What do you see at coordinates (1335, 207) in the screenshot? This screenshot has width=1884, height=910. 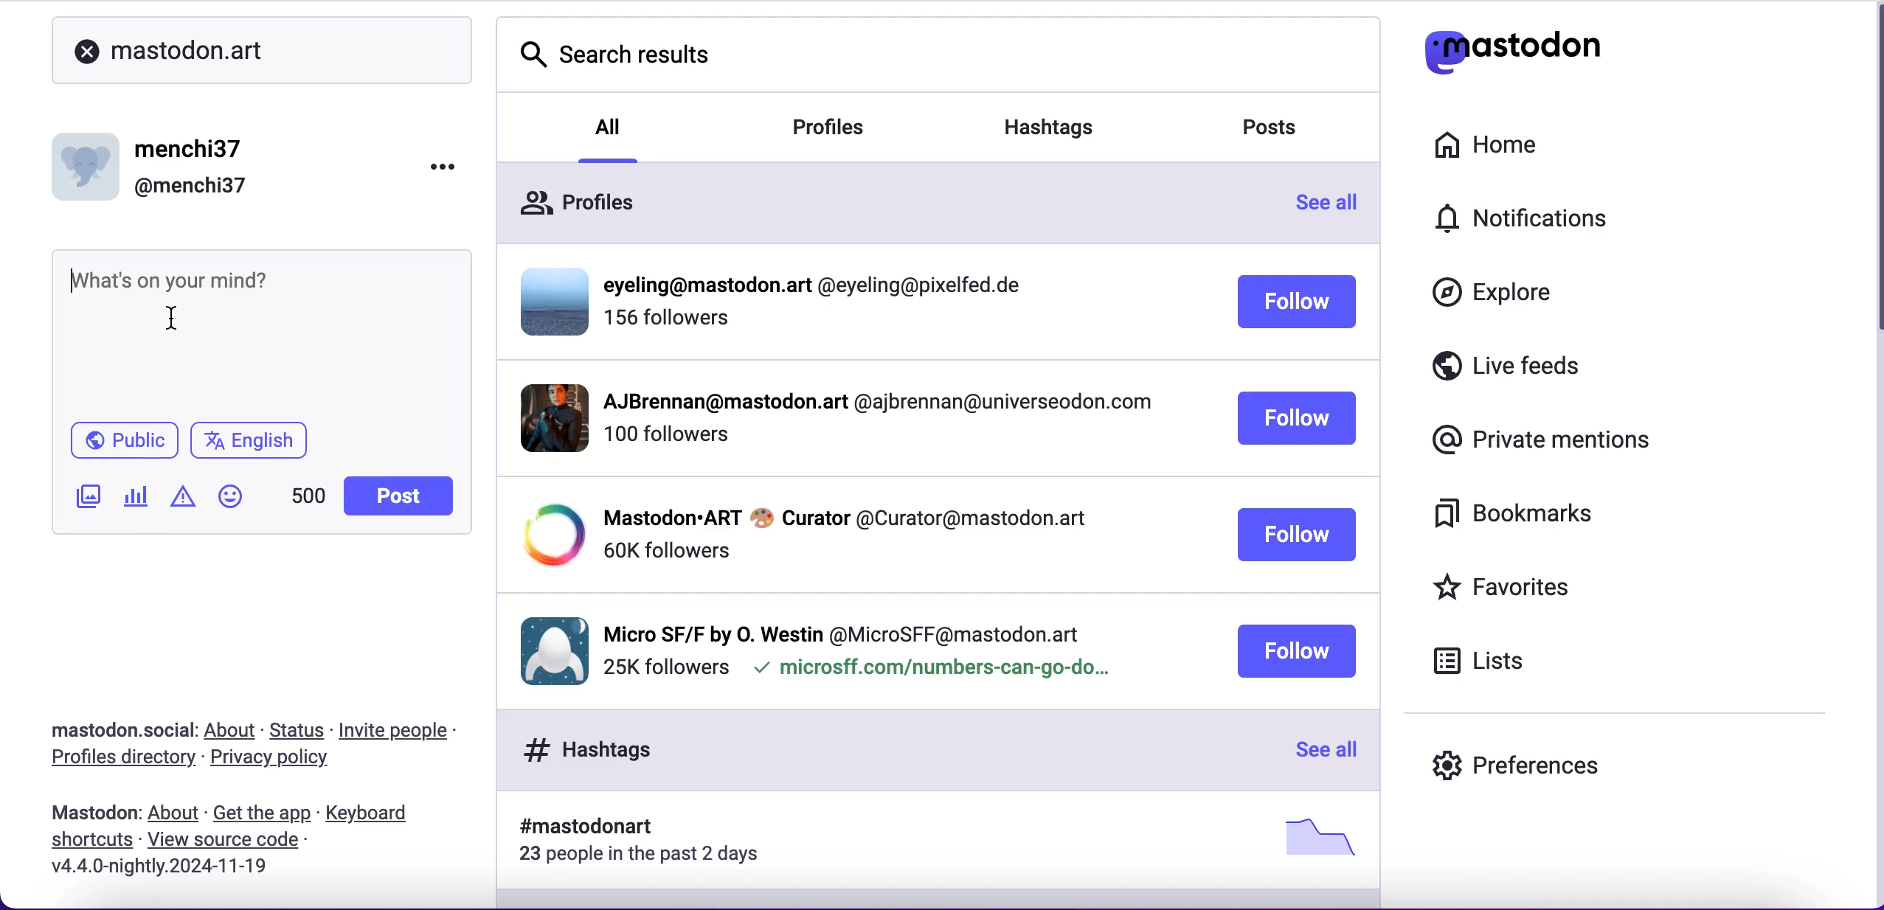 I see `see all` at bounding box center [1335, 207].